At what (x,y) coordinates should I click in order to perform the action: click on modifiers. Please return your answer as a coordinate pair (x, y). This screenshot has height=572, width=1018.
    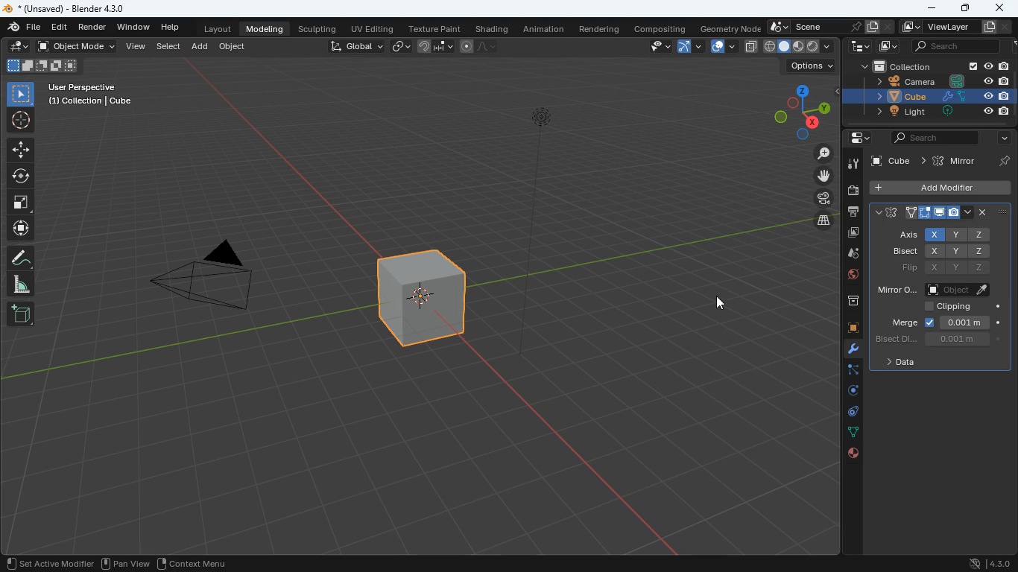
    Looking at the image, I should click on (850, 351).